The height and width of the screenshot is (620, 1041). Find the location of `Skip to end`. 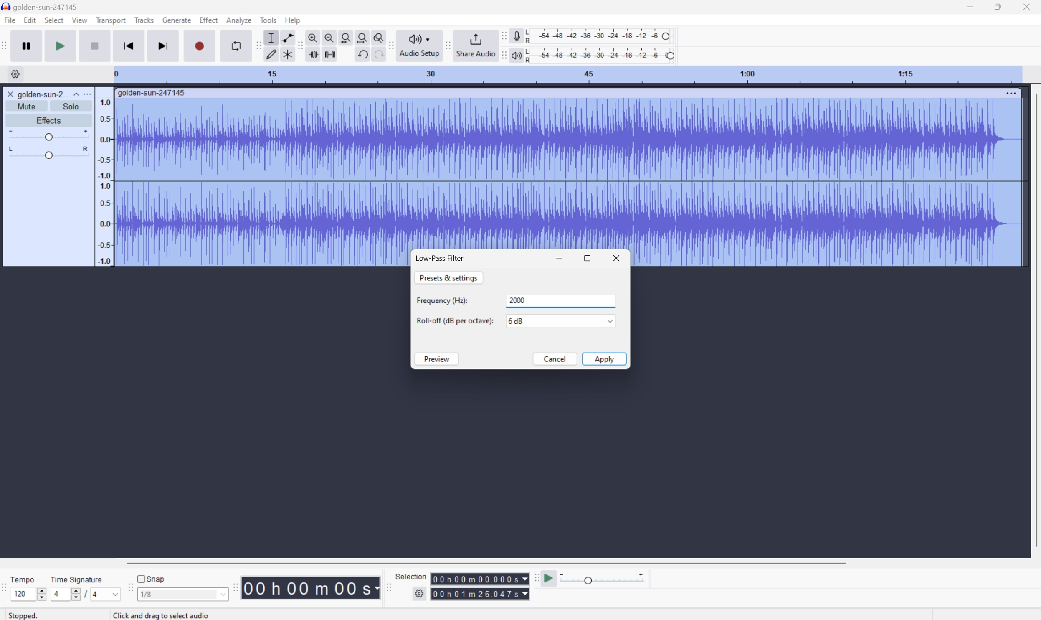

Skip to end is located at coordinates (164, 45).